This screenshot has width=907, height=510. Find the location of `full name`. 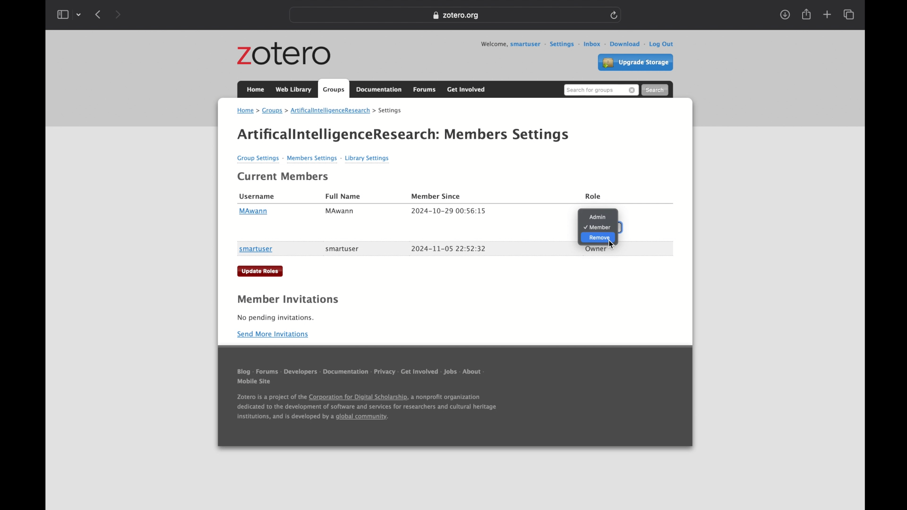

full name is located at coordinates (343, 196).